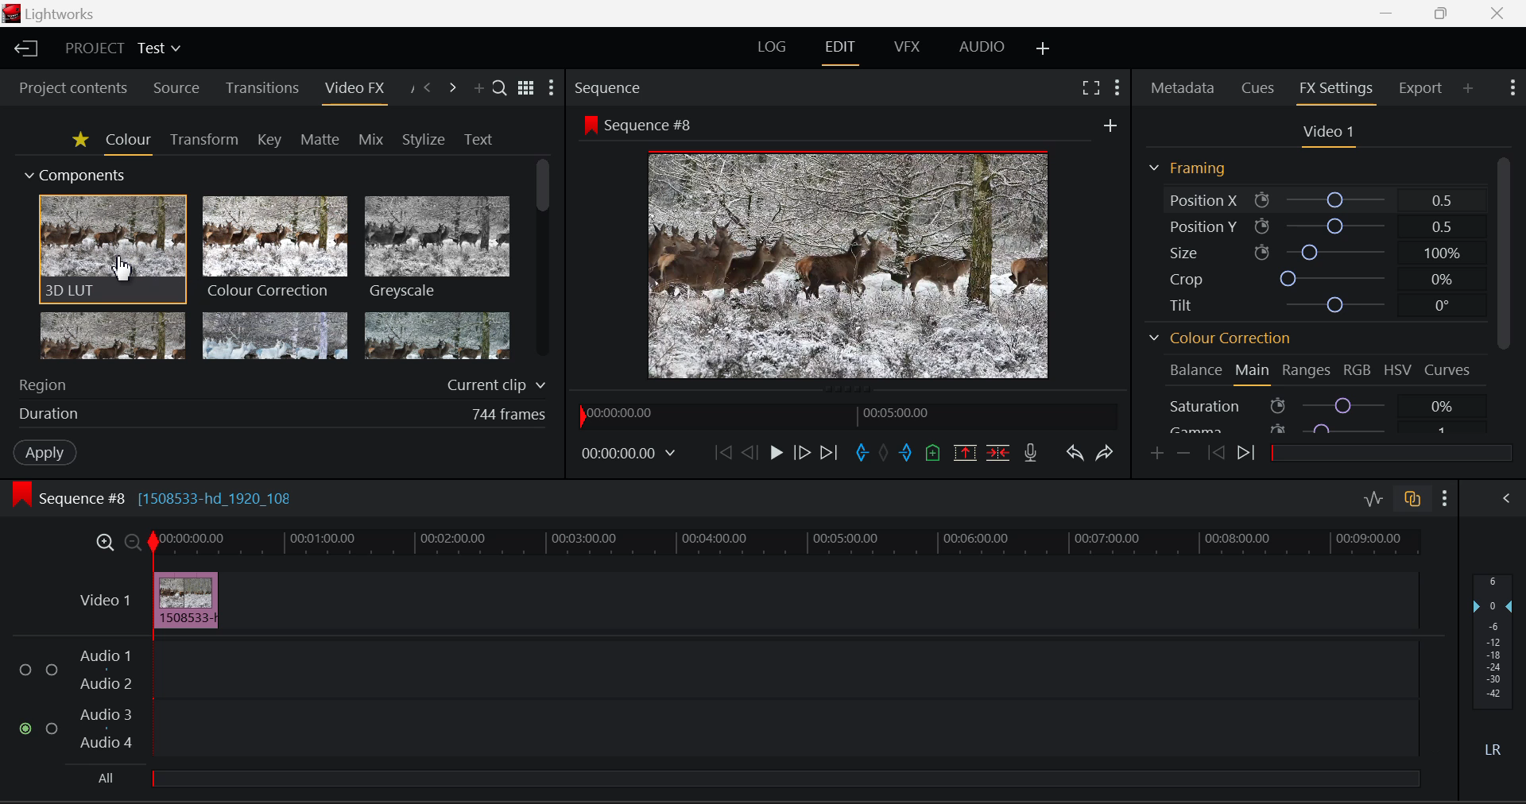 The width and height of the screenshot is (1526, 804). What do you see at coordinates (1219, 338) in the screenshot?
I see `Colour Correction Section` at bounding box center [1219, 338].